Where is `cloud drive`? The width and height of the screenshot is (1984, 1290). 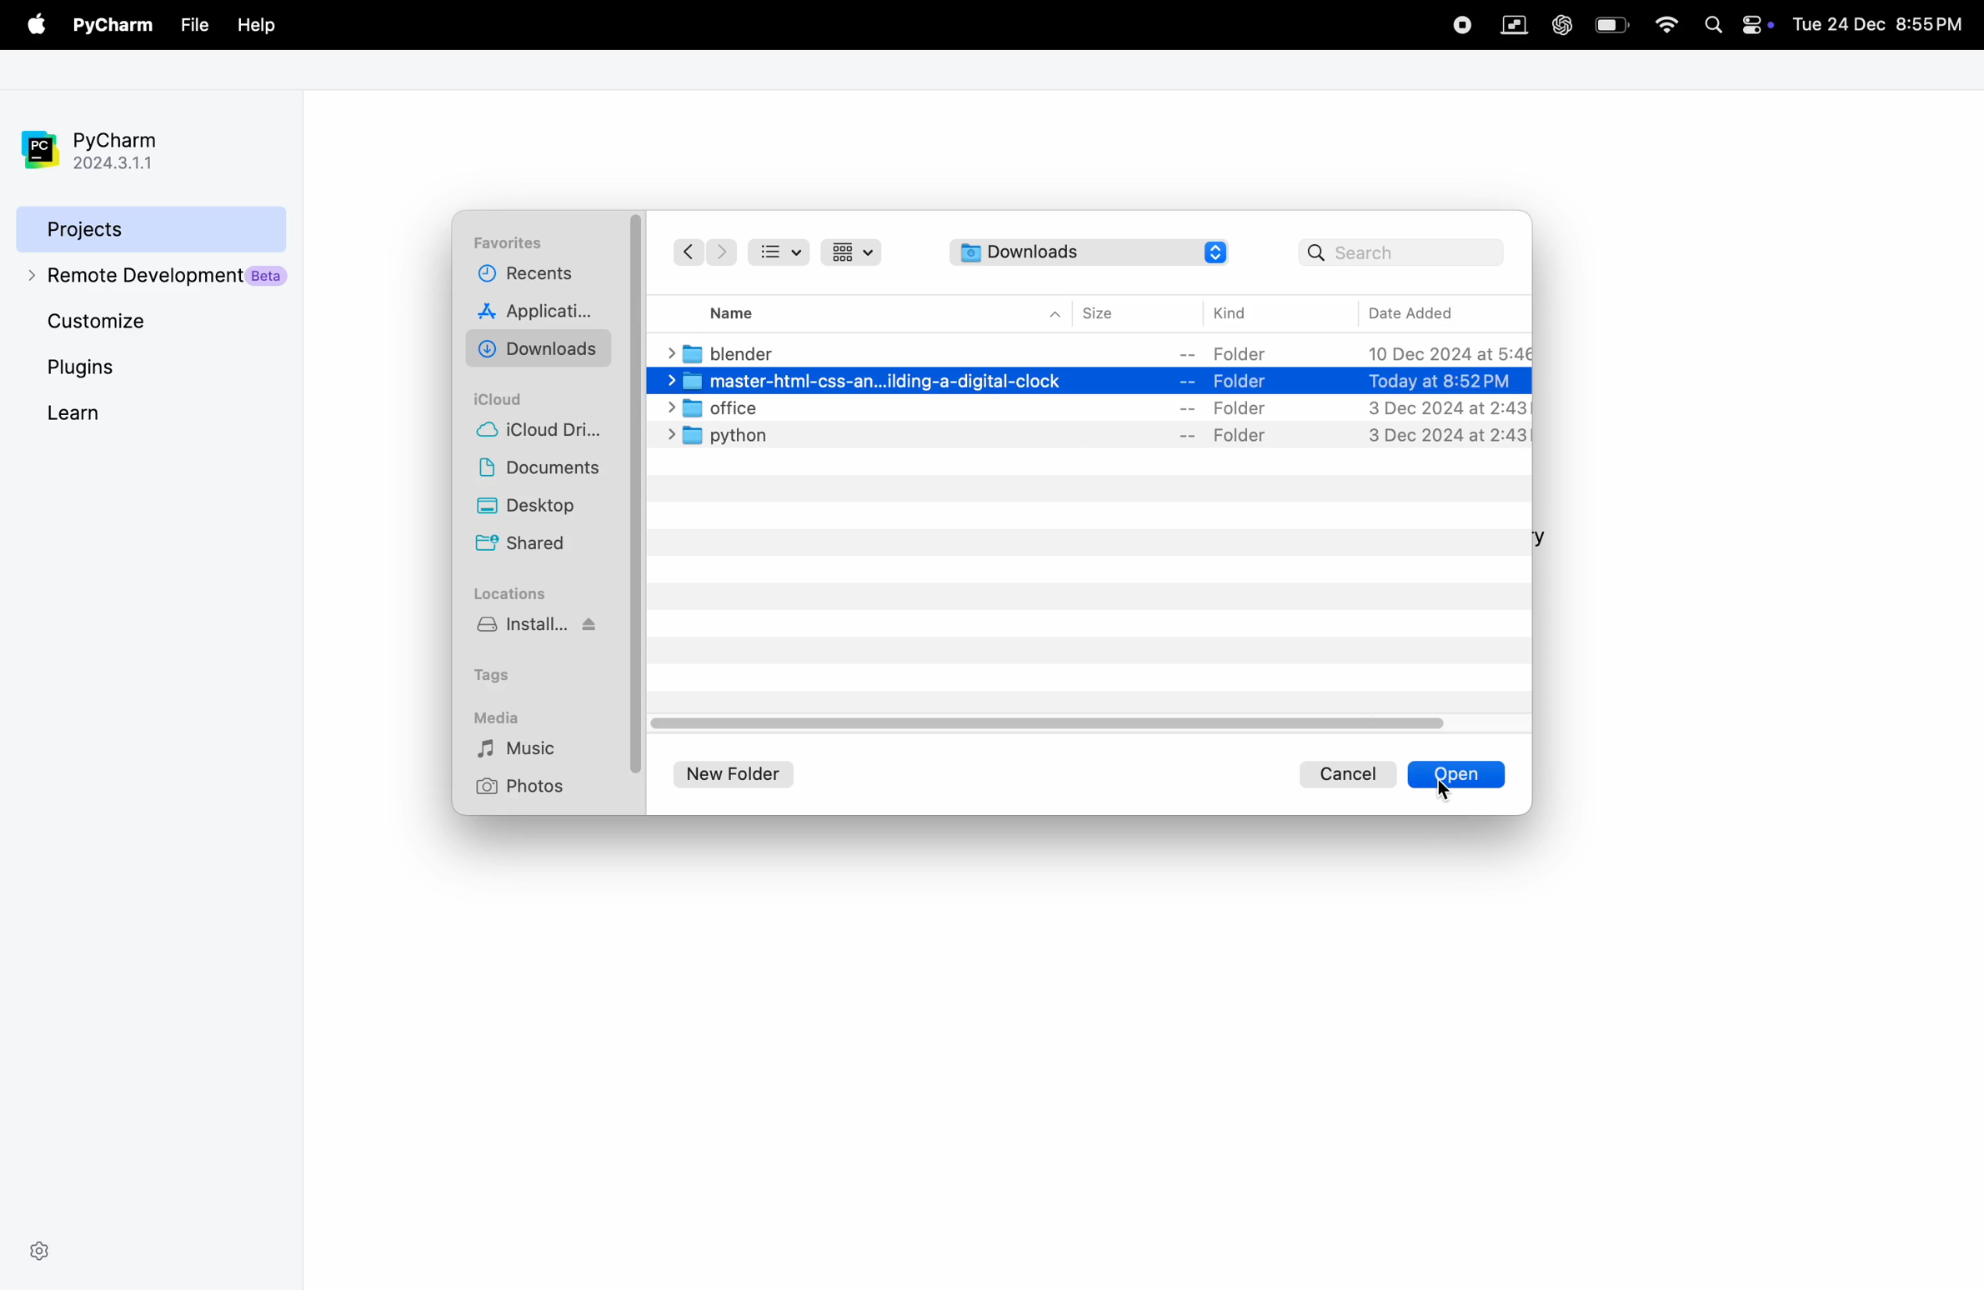 cloud drive is located at coordinates (547, 433).